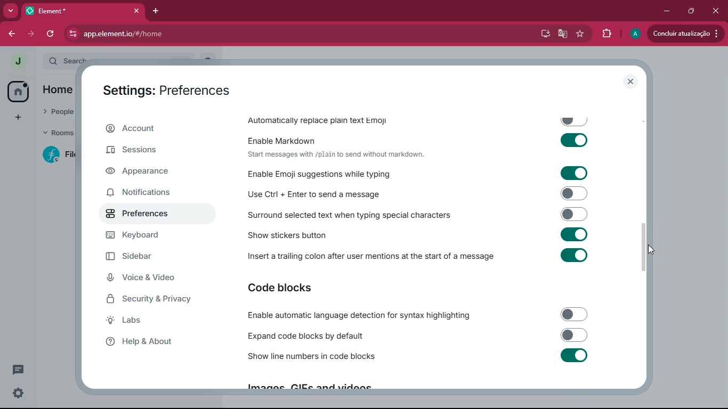 This screenshot has width=728, height=409. I want to click on settings, so click(19, 394).